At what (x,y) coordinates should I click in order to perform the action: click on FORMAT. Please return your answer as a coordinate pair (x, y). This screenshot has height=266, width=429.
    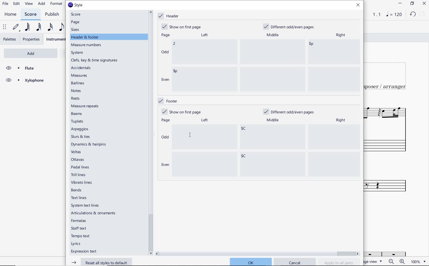
    Looking at the image, I should click on (56, 4).